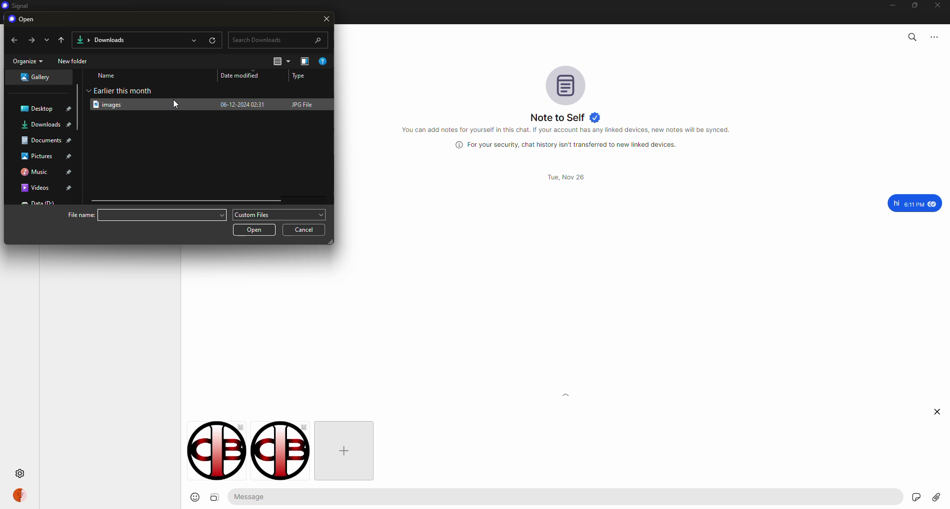 The image size is (950, 509). Describe the element at coordinates (42, 140) in the screenshot. I see `location` at that location.